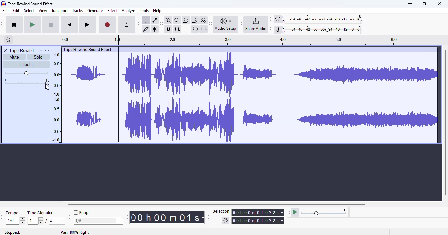  What do you see at coordinates (146, 20) in the screenshot?
I see `selection tool` at bounding box center [146, 20].